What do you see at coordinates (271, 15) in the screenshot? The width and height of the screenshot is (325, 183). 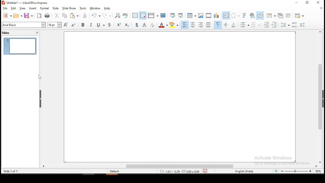 I see `new slide` at bounding box center [271, 15].